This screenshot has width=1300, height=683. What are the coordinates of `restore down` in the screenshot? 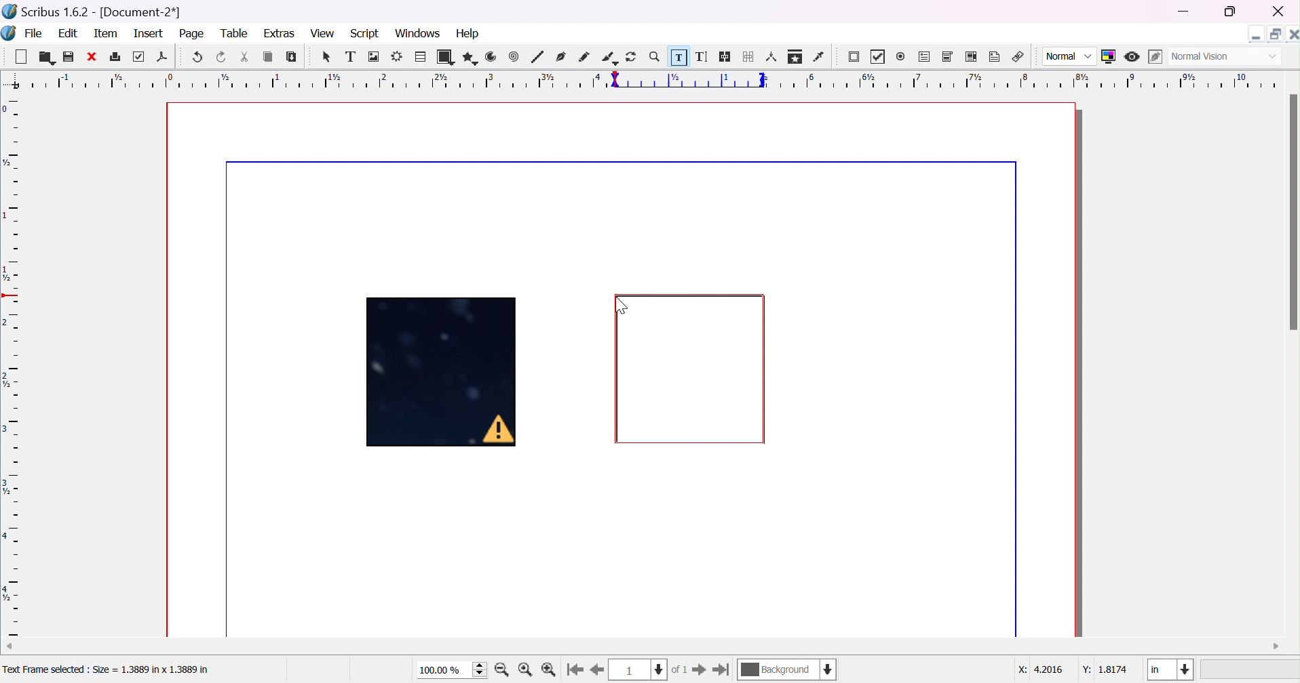 It's located at (1231, 13).